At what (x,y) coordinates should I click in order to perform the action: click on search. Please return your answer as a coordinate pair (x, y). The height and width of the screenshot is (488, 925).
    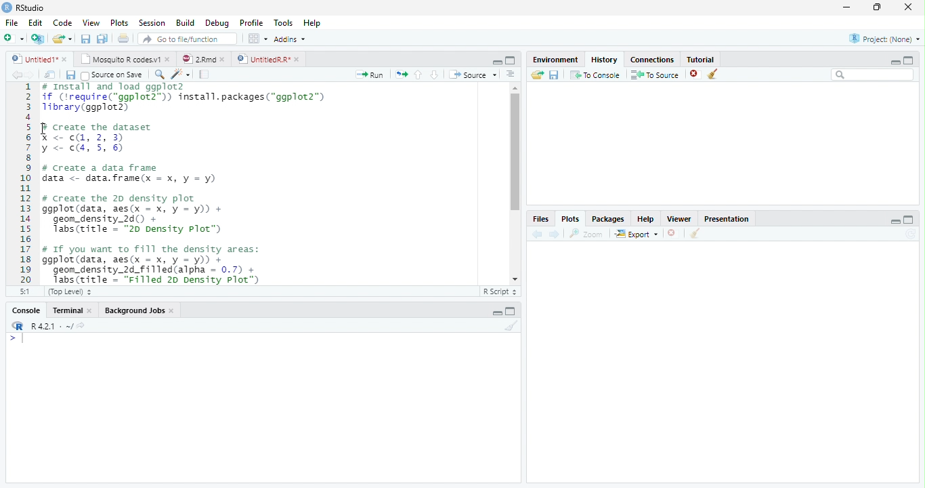
    Looking at the image, I should click on (157, 74).